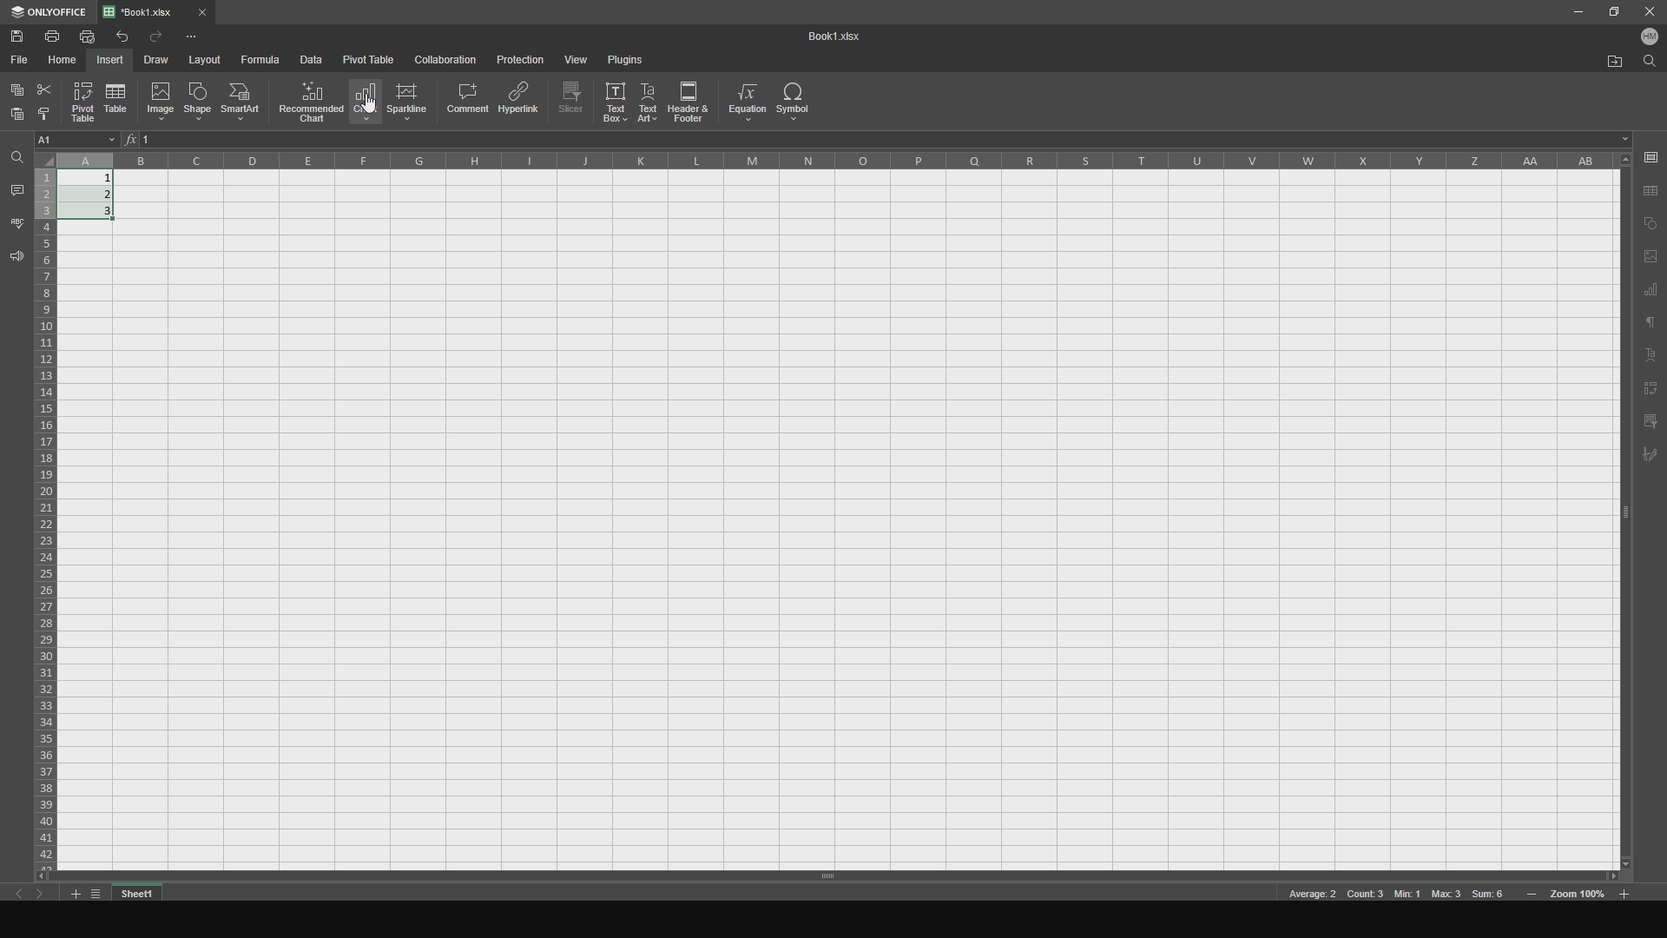 The width and height of the screenshot is (1667, 938). What do you see at coordinates (120, 36) in the screenshot?
I see `undo` at bounding box center [120, 36].